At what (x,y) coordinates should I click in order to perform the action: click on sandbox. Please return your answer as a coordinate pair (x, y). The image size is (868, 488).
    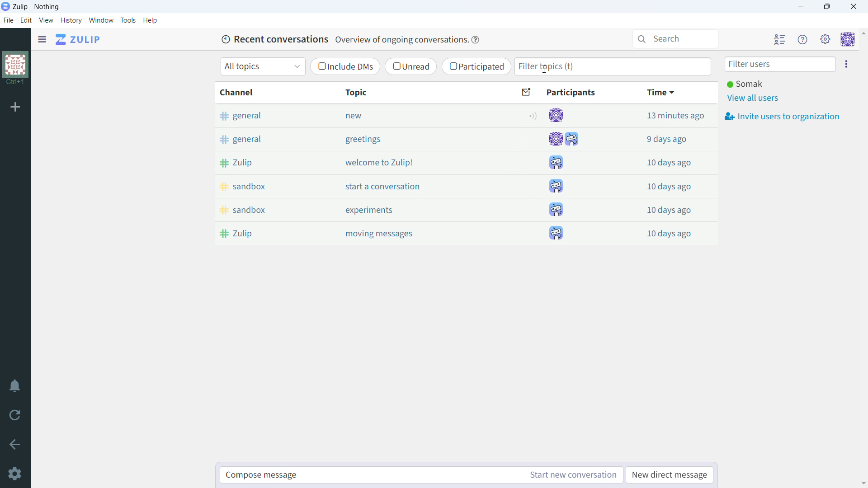
    Looking at the image, I should click on (263, 209).